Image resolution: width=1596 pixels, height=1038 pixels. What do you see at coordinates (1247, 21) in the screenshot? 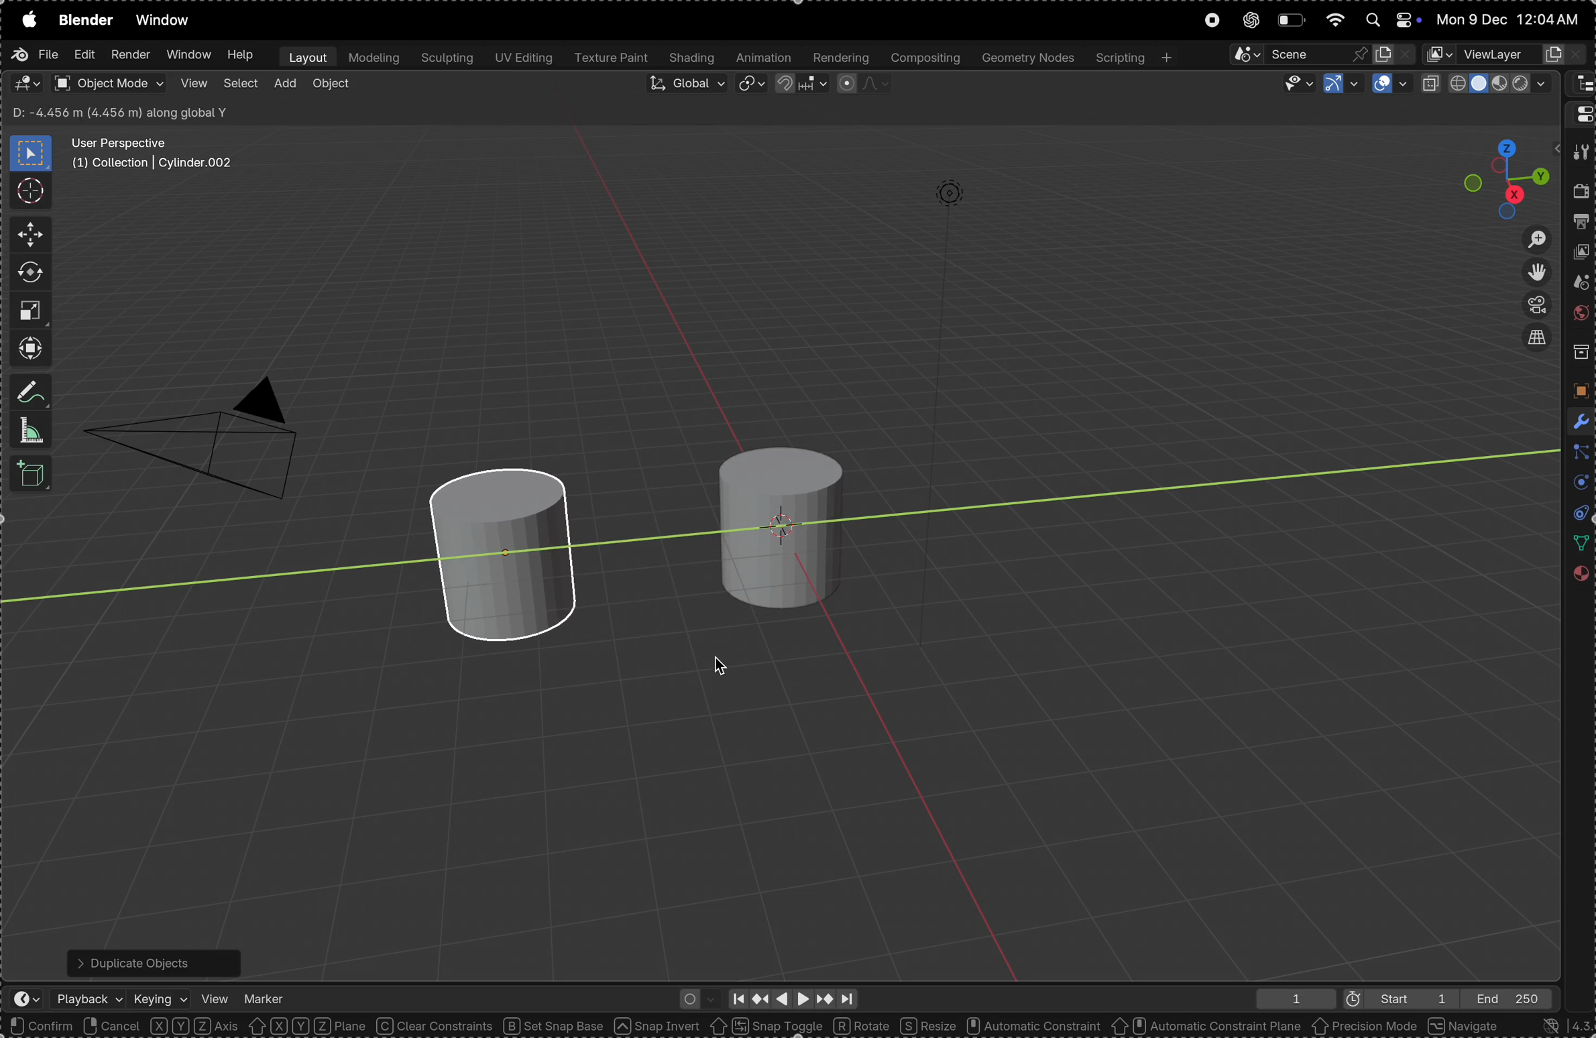
I see `chatgpt` at bounding box center [1247, 21].